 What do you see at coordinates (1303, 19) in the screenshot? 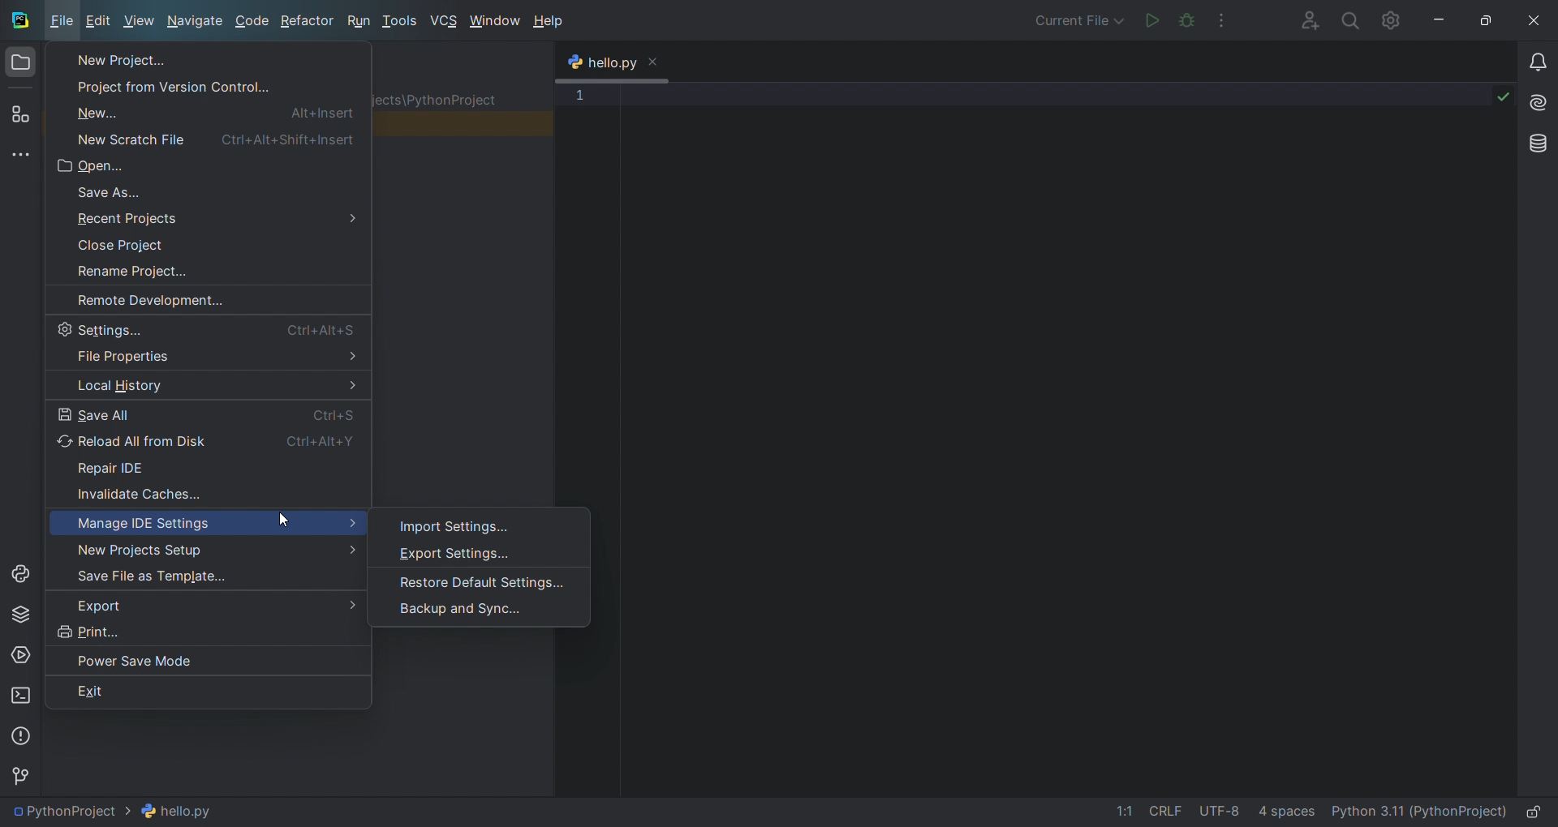
I see `collab` at bounding box center [1303, 19].